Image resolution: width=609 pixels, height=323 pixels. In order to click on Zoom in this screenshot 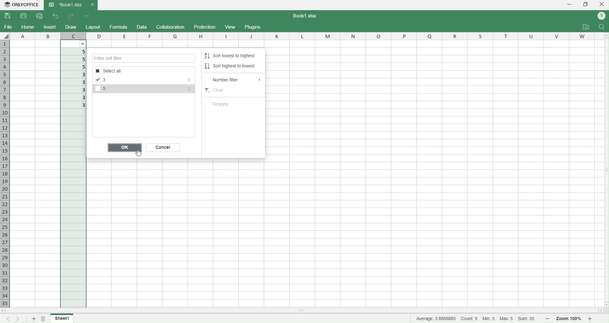, I will do `click(570, 319)`.